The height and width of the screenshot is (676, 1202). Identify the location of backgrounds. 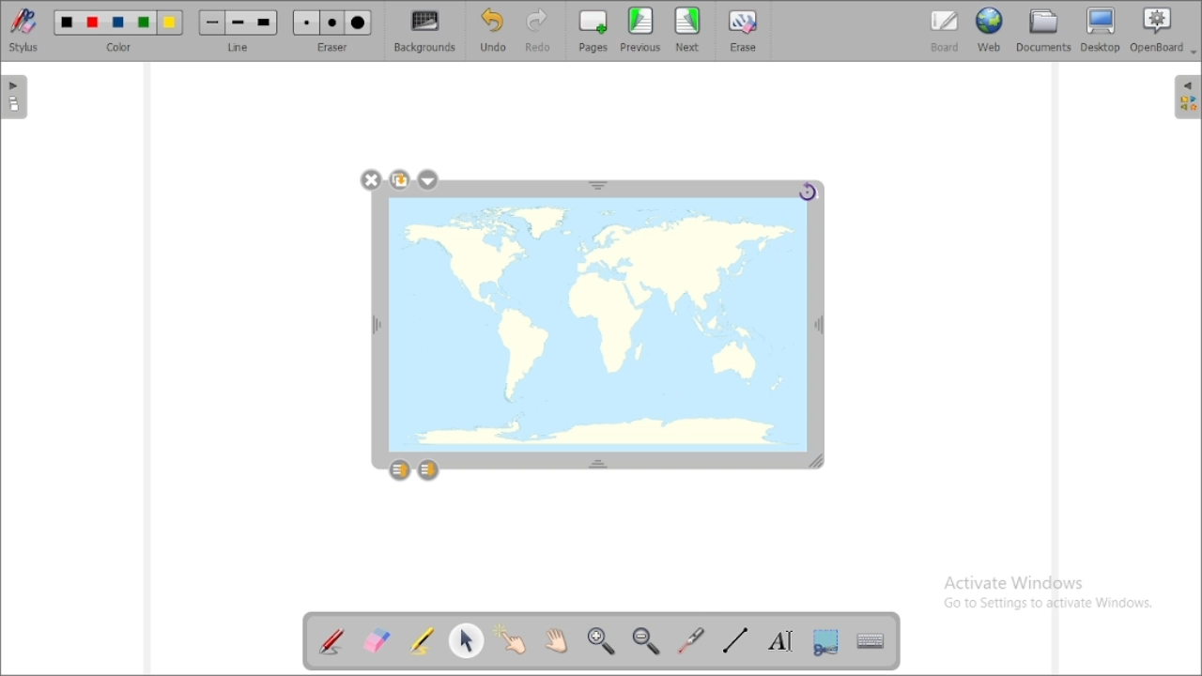
(424, 31).